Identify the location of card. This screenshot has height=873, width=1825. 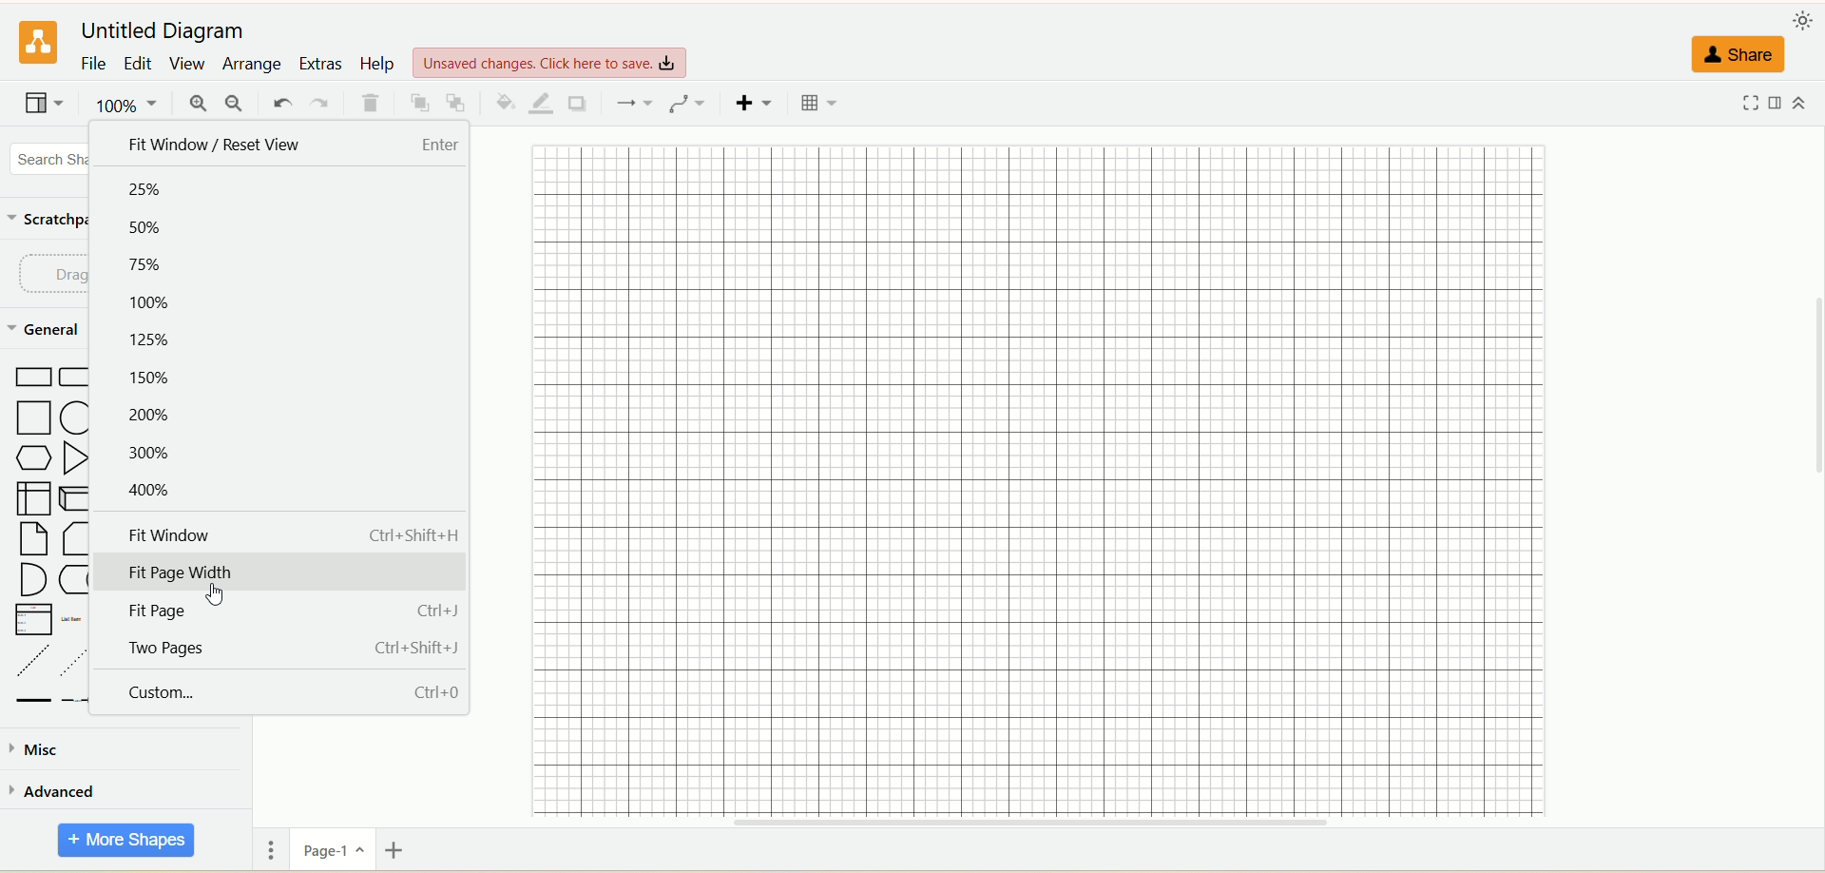
(74, 538).